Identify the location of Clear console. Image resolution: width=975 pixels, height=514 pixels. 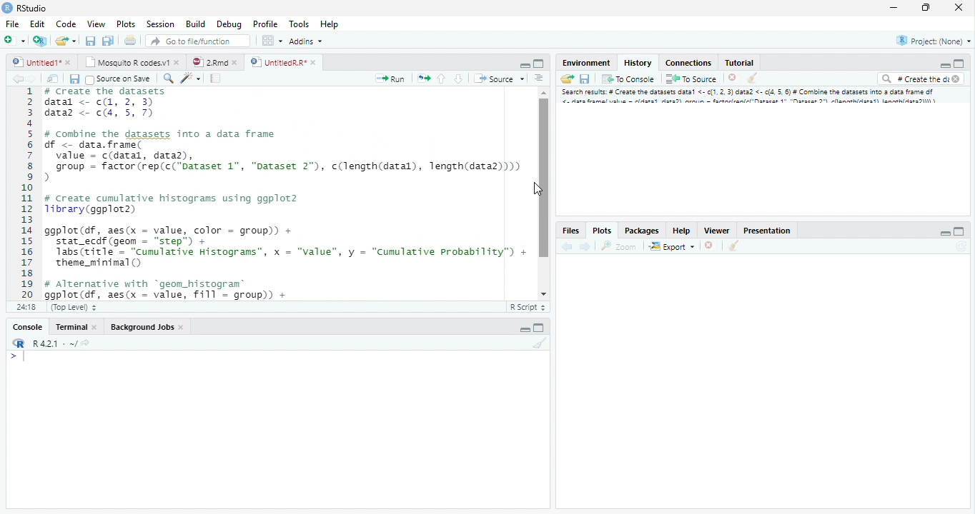
(736, 247).